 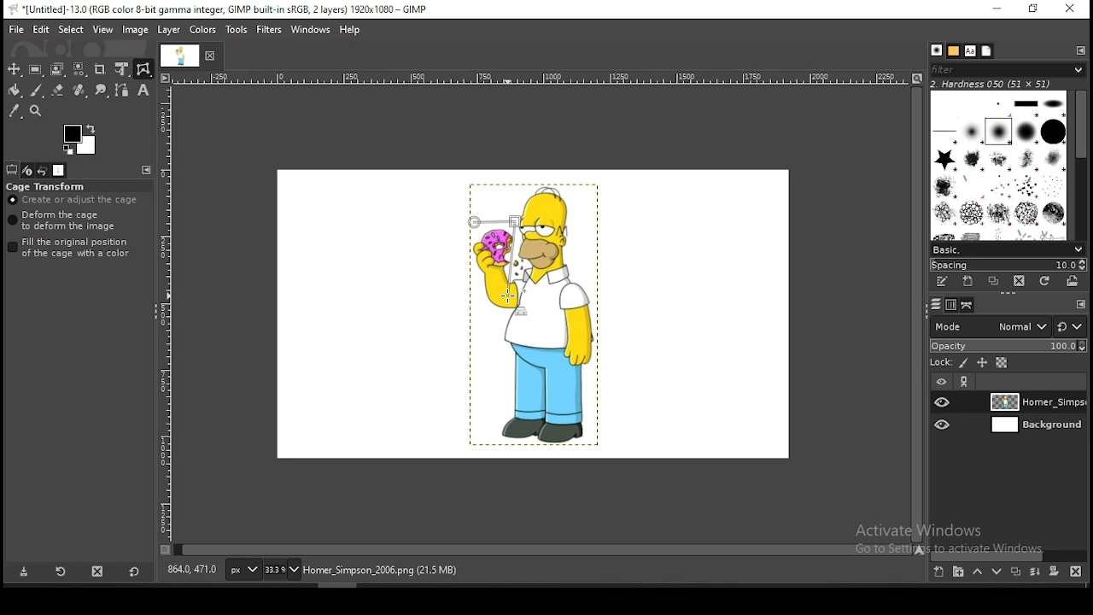 What do you see at coordinates (36, 69) in the screenshot?
I see `rectangle select tool` at bounding box center [36, 69].